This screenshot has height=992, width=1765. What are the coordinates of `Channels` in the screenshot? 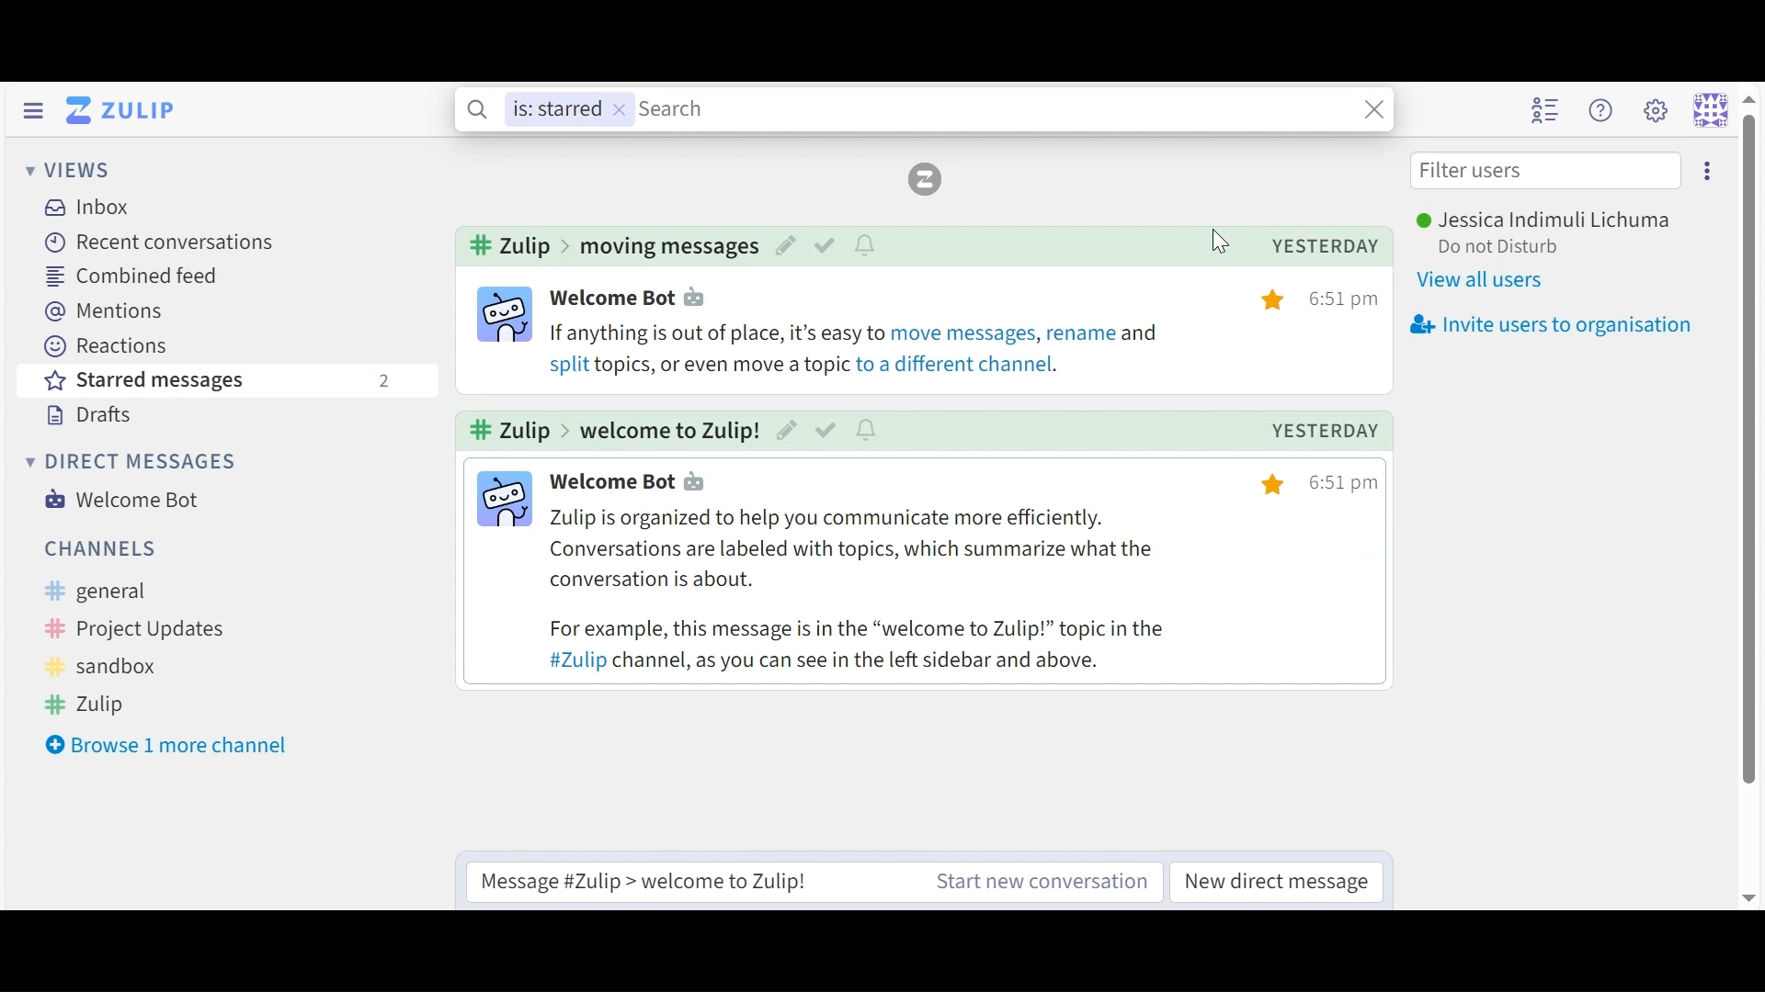 It's located at (100, 549).